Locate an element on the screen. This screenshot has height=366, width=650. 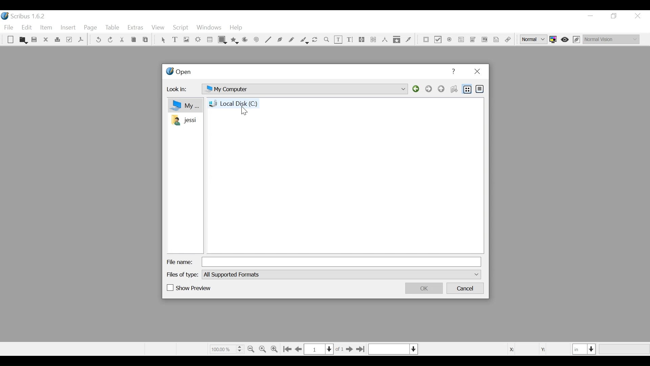
Zoom out is located at coordinates (252, 348).